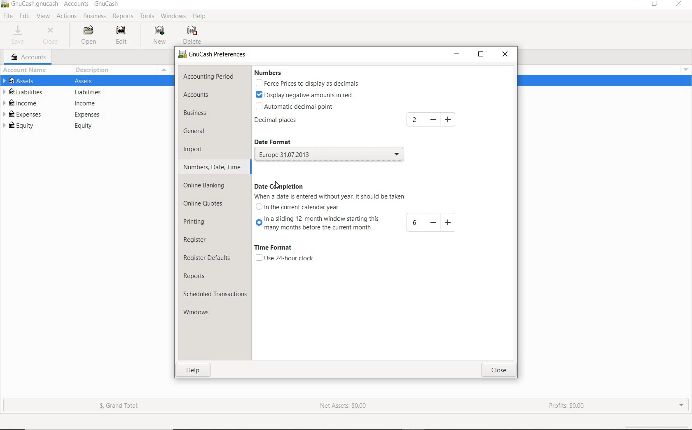 This screenshot has height=430, width=692. What do you see at coordinates (200, 16) in the screenshot?
I see `HELP` at bounding box center [200, 16].